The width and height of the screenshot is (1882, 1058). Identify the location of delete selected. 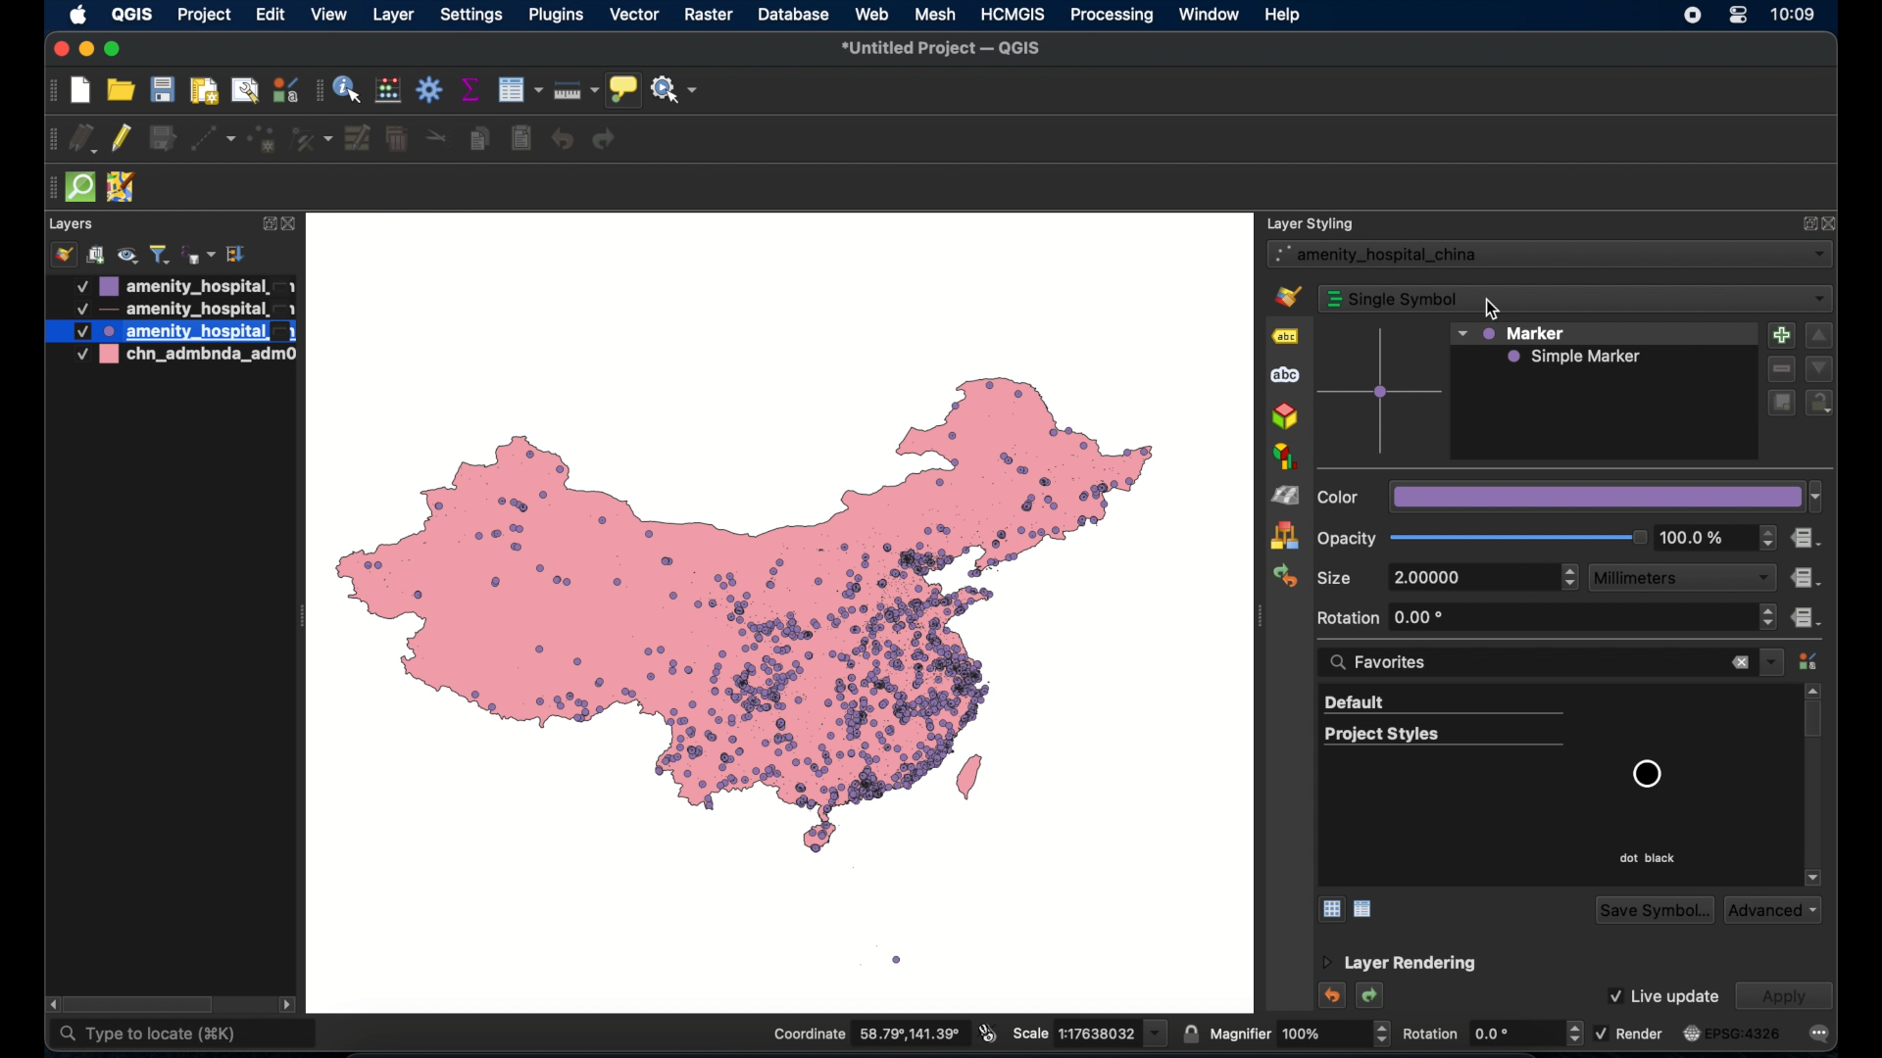
(397, 139).